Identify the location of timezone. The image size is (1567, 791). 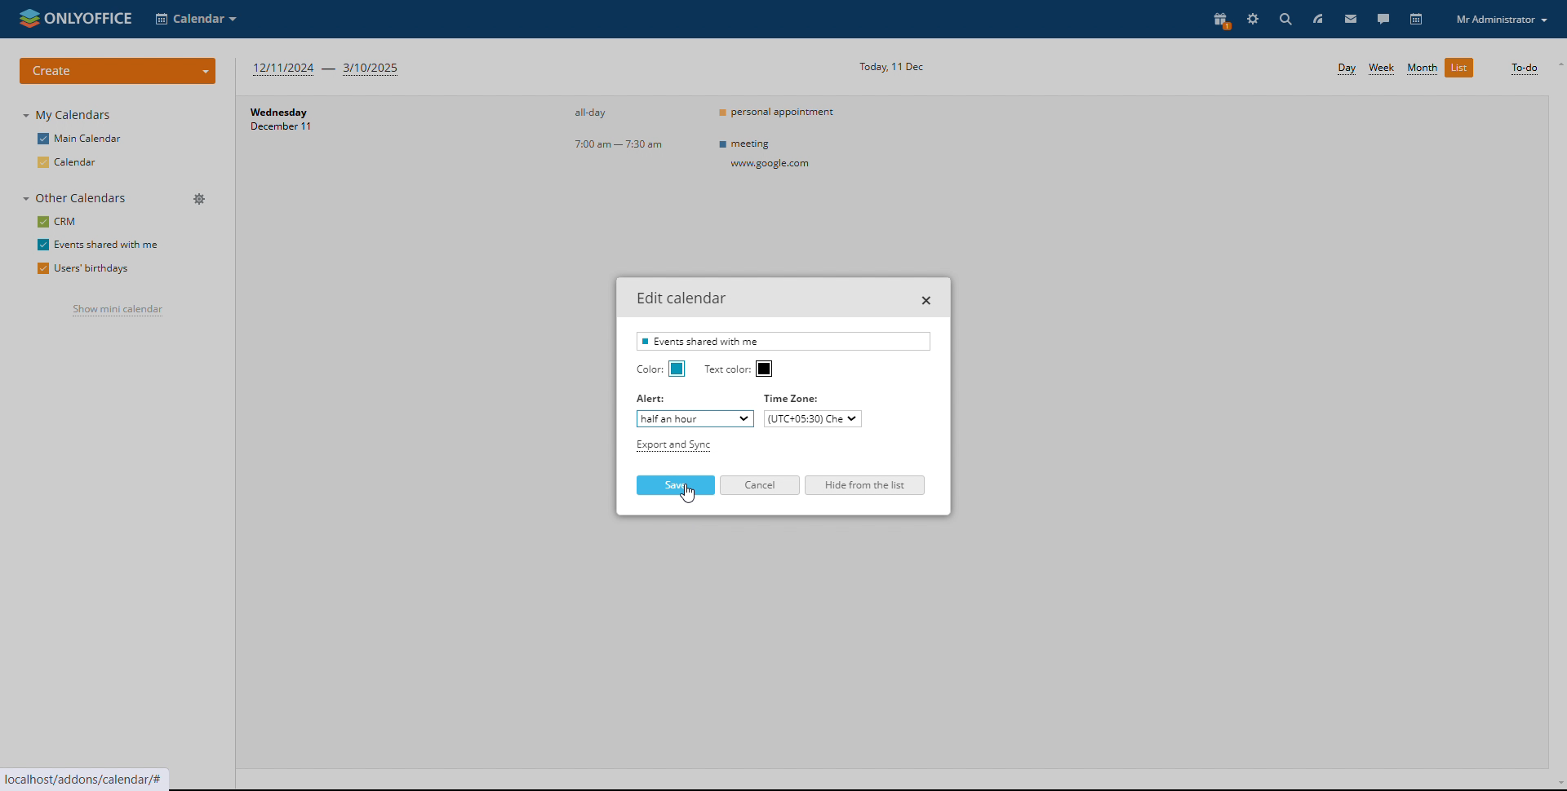
(797, 398).